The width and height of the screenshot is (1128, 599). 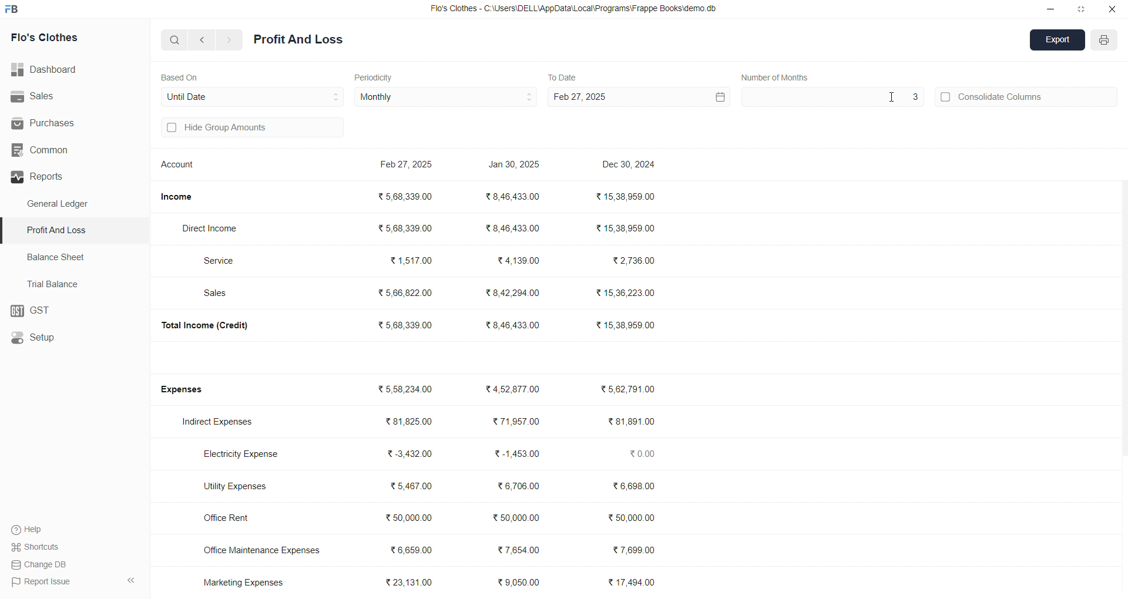 What do you see at coordinates (562, 76) in the screenshot?
I see `To Date` at bounding box center [562, 76].